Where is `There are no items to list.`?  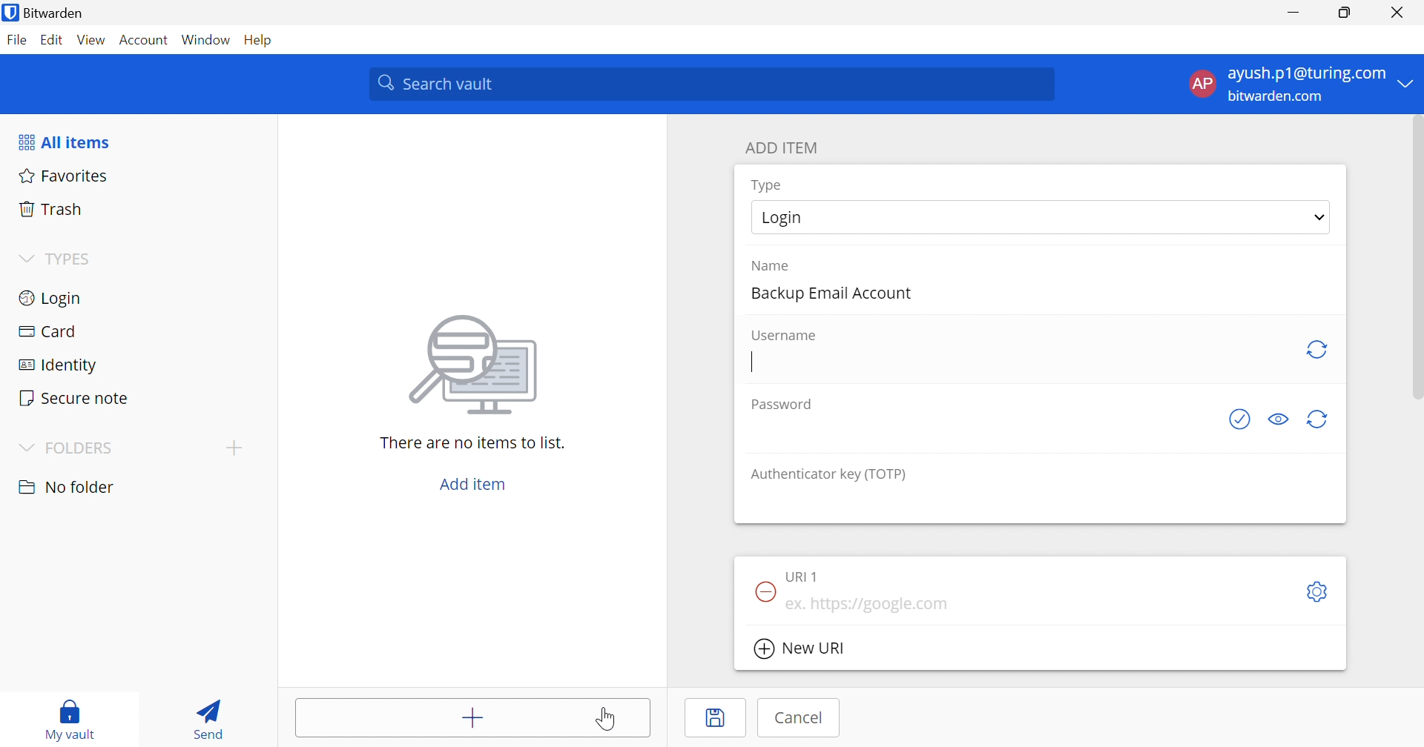
There are no items to list. is located at coordinates (472, 442).